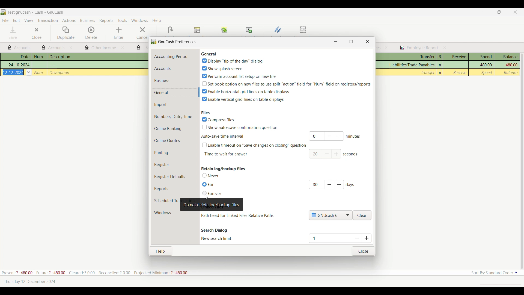 This screenshot has width=524, height=295. What do you see at coordinates (316, 137) in the screenshot?
I see `value` at bounding box center [316, 137].